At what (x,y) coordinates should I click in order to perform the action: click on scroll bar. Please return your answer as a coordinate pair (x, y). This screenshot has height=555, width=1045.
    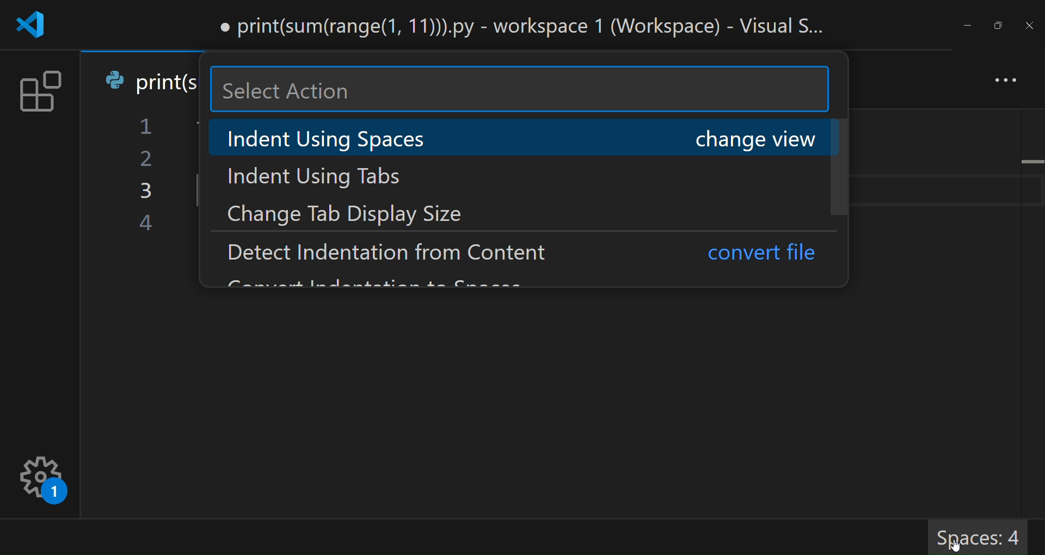
    Looking at the image, I should click on (1030, 286).